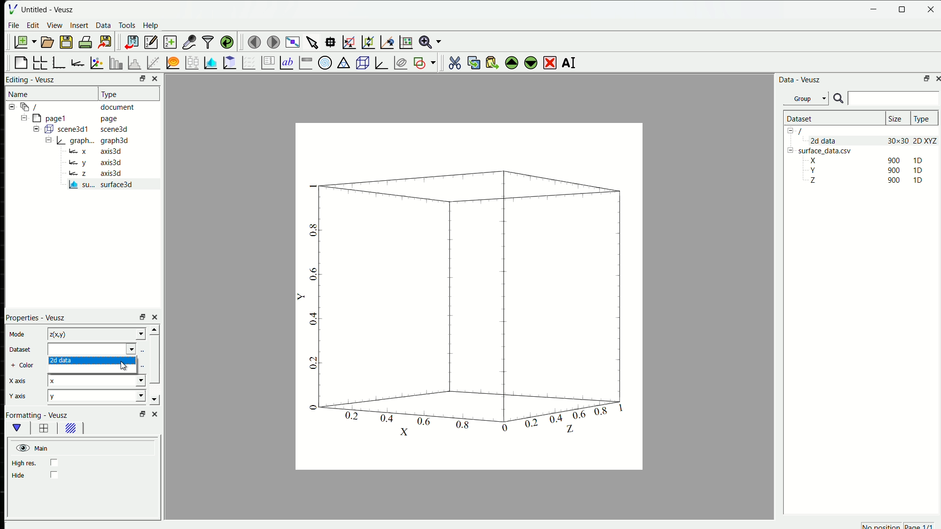  I want to click on minimise, so click(874, 8).